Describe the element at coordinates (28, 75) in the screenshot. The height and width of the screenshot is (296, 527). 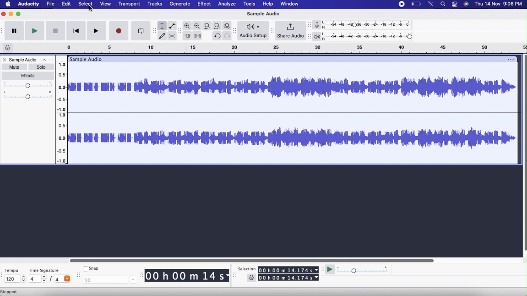
I see `Effects` at that location.